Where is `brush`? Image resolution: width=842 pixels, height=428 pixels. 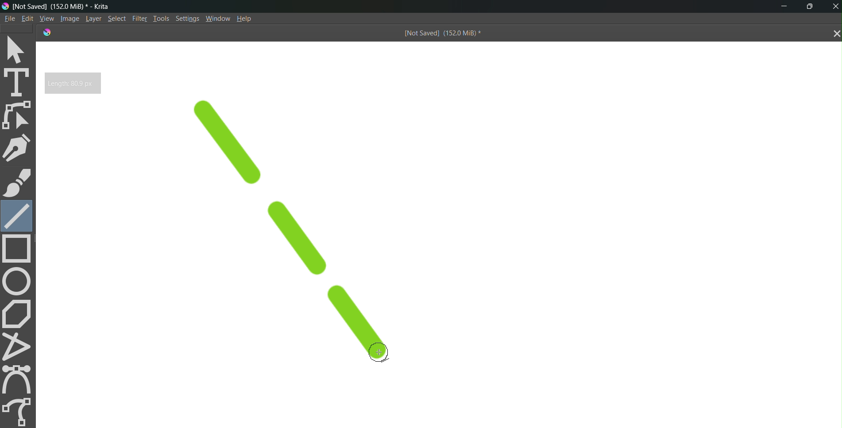 brush is located at coordinates (17, 183).